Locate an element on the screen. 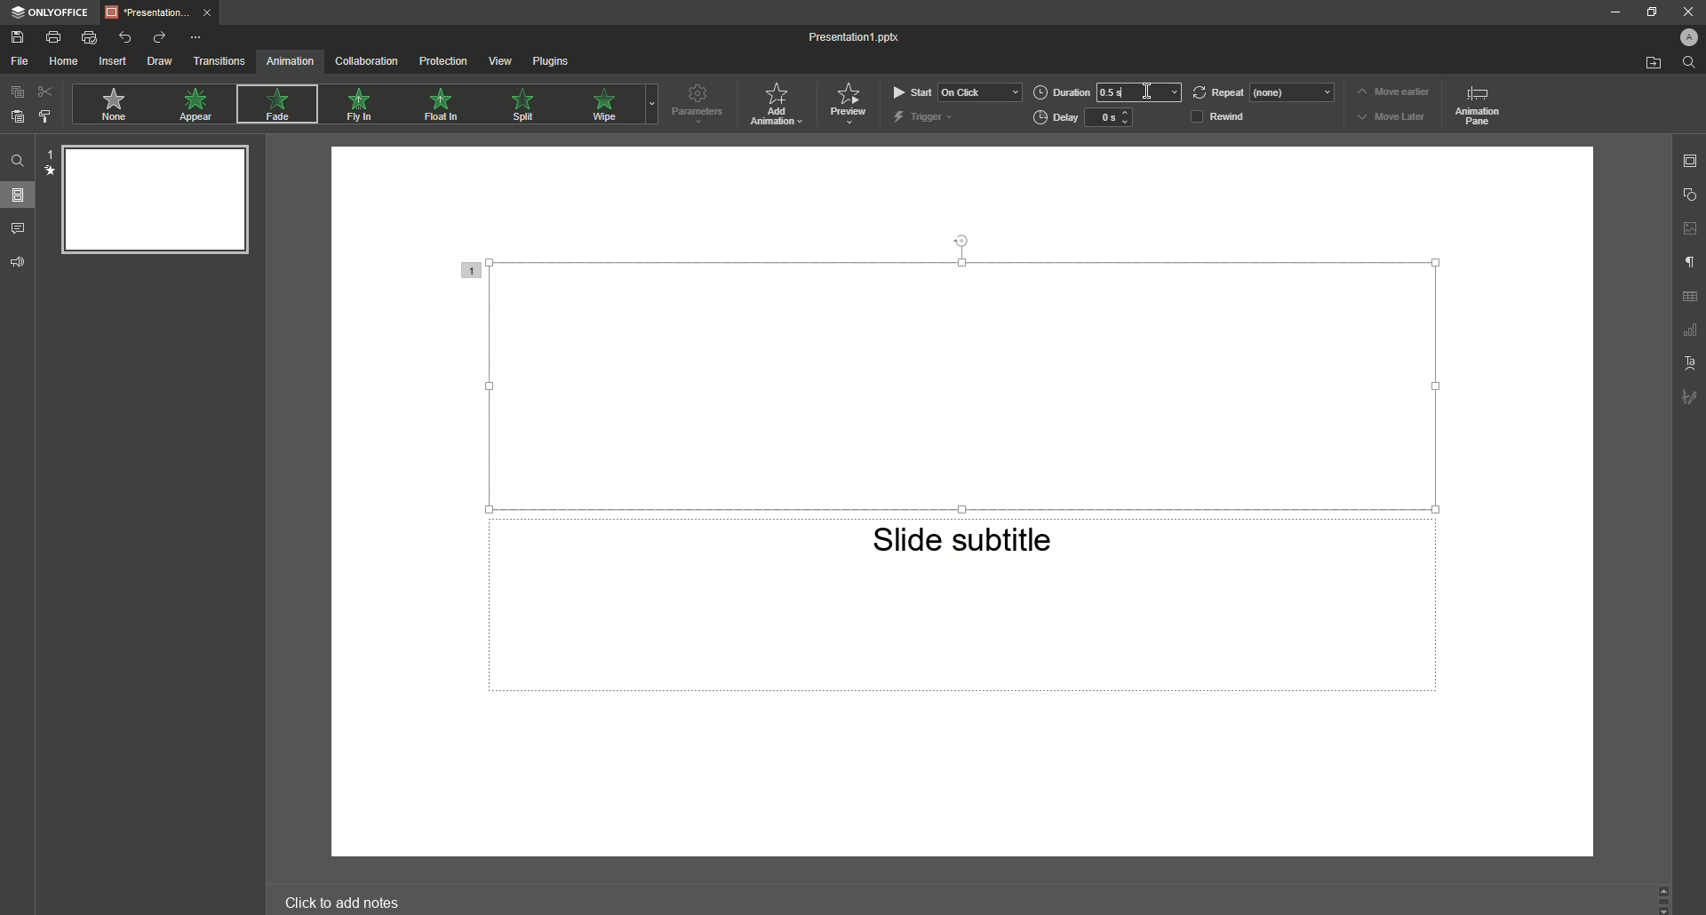  Draw is located at coordinates (161, 60).